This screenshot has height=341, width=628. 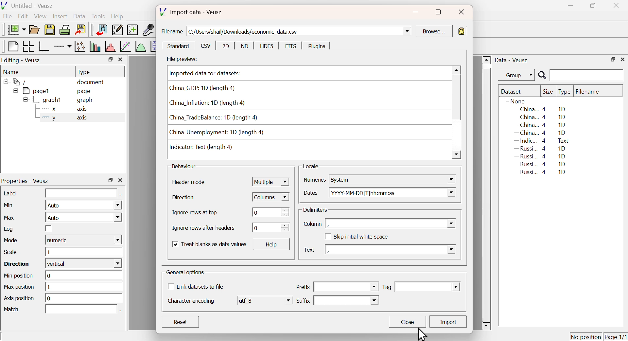 What do you see at coordinates (170, 287) in the screenshot?
I see `Checkbox` at bounding box center [170, 287].